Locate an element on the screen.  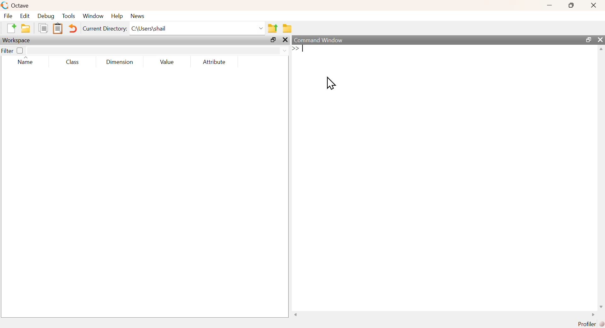
Logo is located at coordinates (5, 6).